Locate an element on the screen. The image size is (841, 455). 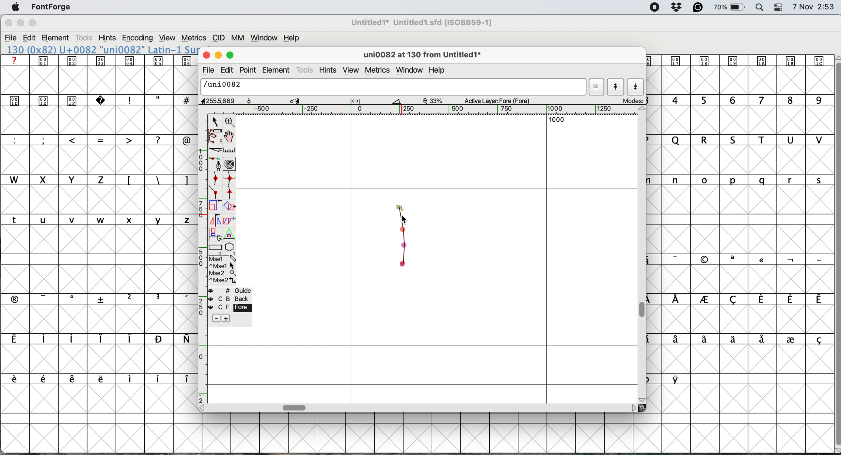
date and time is located at coordinates (814, 7).